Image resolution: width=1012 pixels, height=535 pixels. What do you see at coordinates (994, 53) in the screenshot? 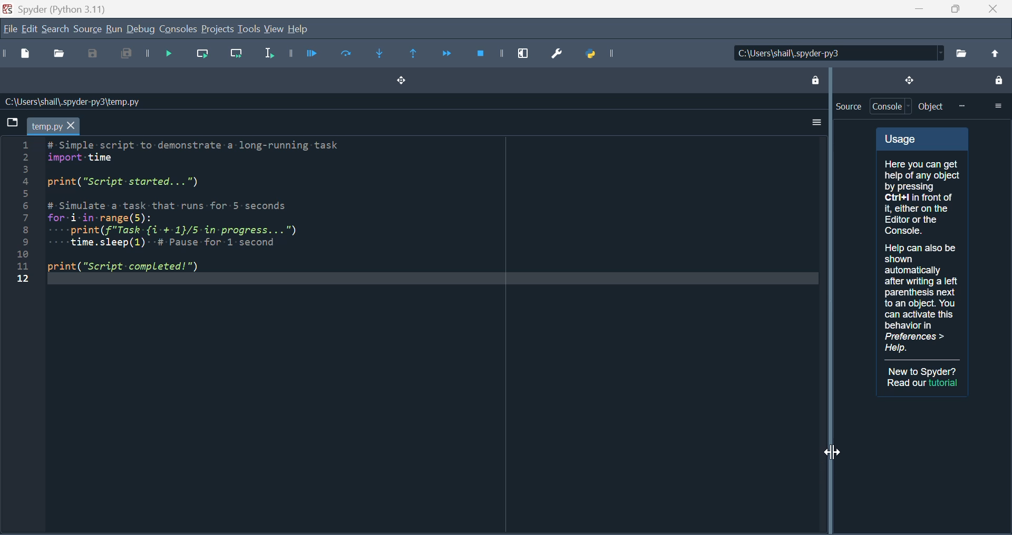
I see `change to parent directory` at bounding box center [994, 53].